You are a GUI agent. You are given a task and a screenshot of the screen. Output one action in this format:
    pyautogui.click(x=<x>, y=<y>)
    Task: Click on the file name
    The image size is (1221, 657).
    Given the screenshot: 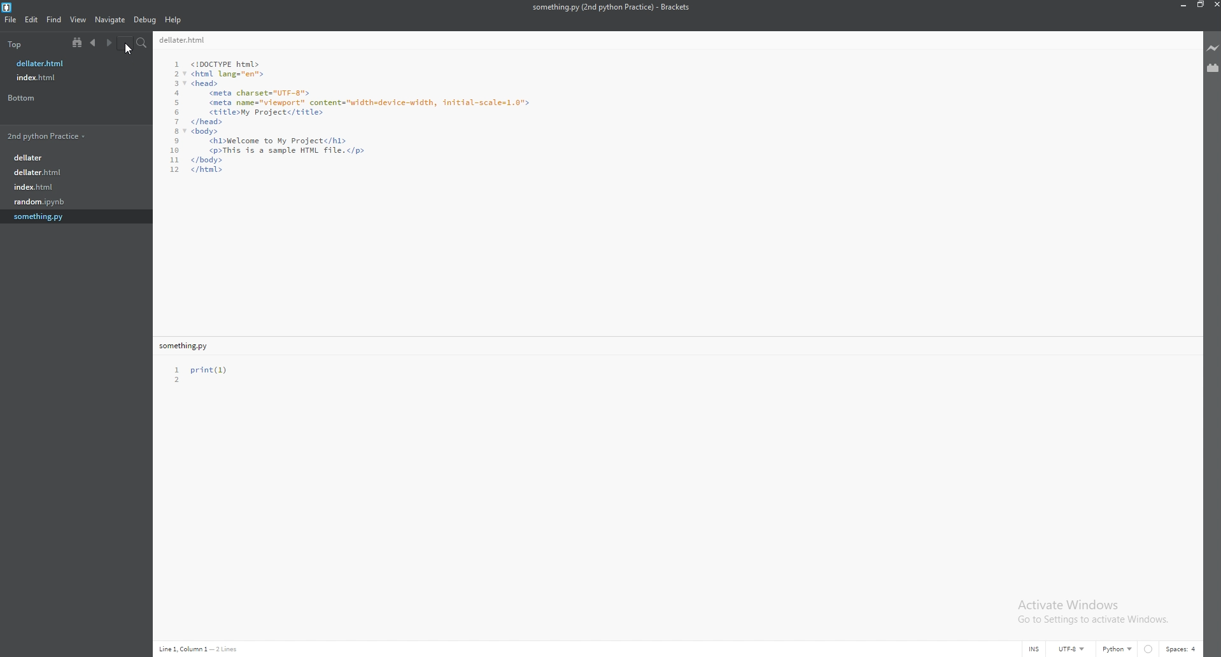 What is the action you would take?
    pyautogui.click(x=69, y=77)
    